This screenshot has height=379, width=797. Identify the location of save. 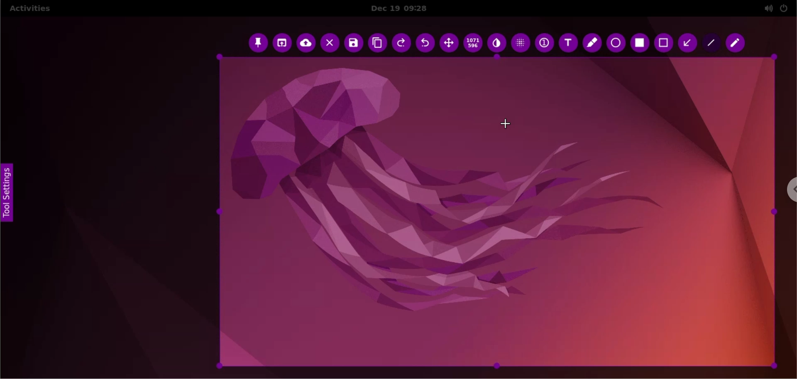
(354, 44).